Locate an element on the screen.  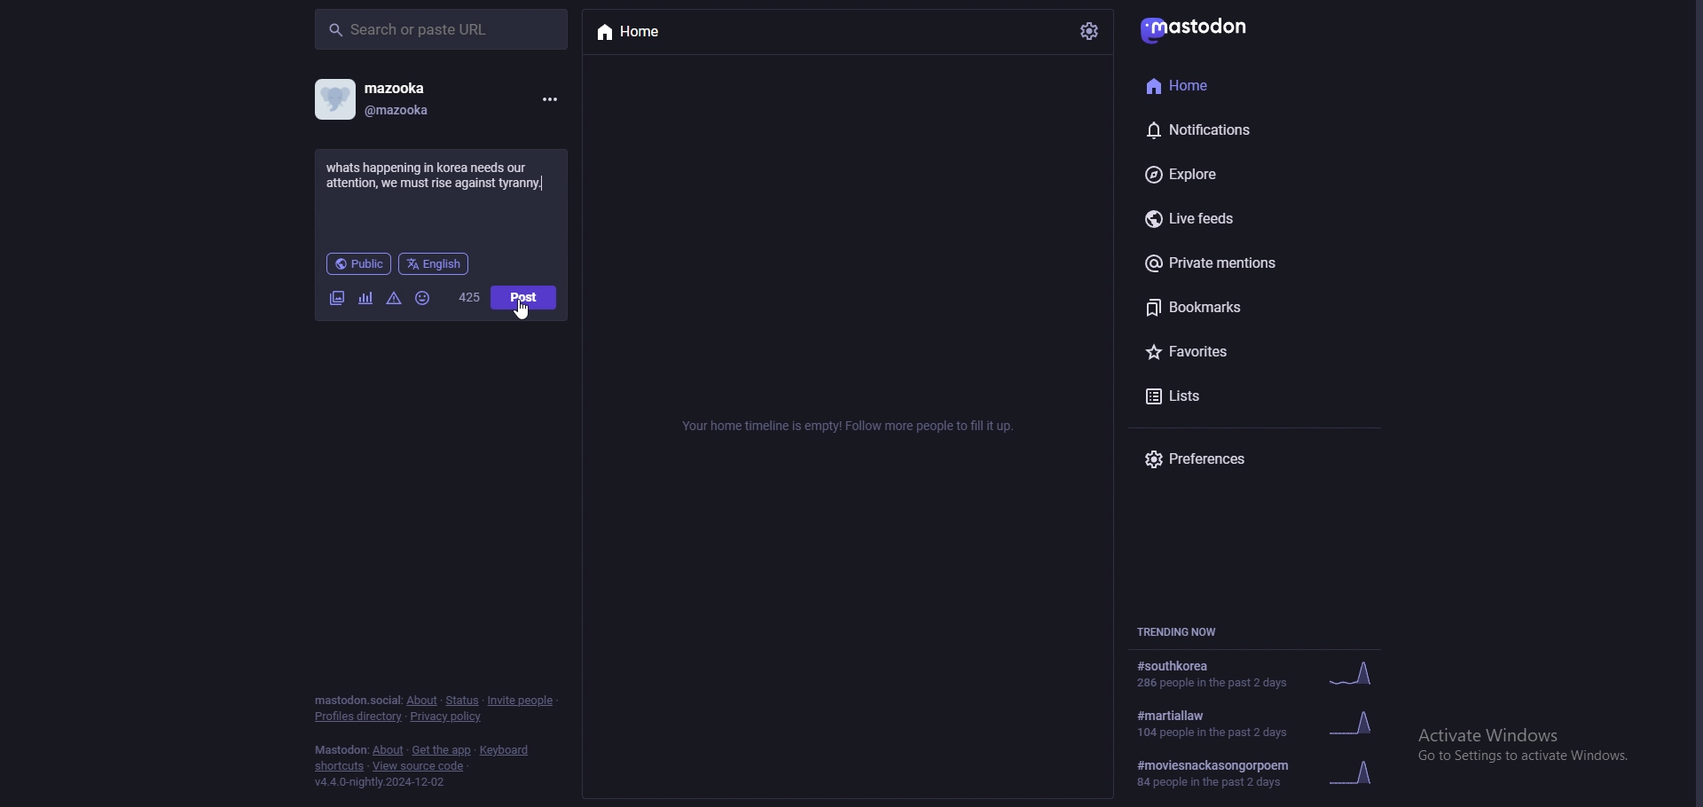
word limit is located at coordinates (470, 297).